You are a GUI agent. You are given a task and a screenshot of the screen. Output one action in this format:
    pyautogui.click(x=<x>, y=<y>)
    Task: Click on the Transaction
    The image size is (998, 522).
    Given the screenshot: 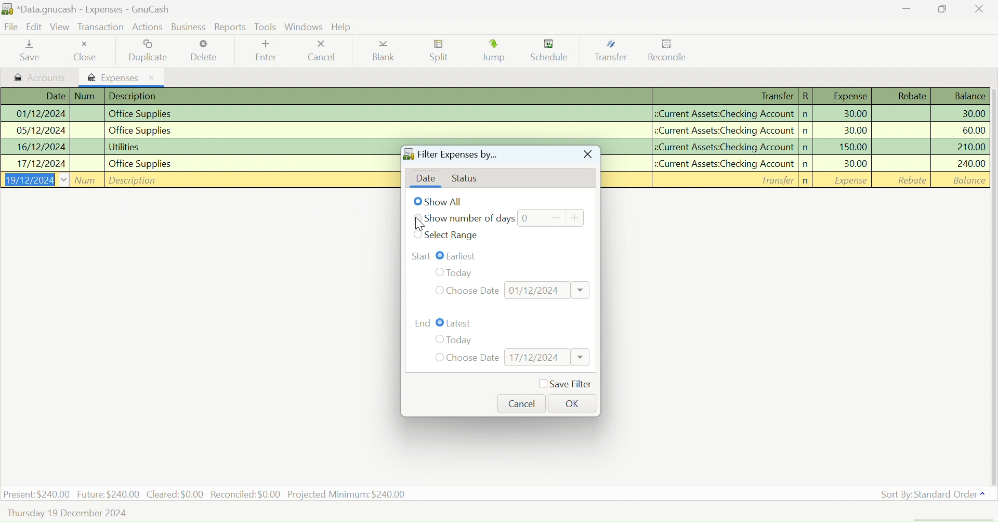 What is the action you would take?
    pyautogui.click(x=100, y=28)
    